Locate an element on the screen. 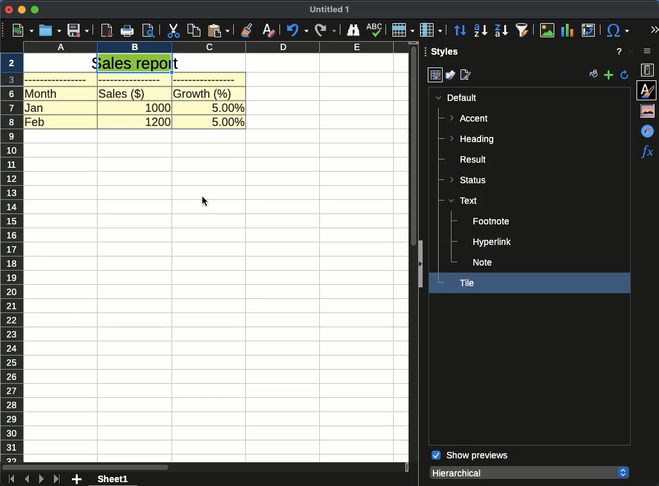  minimize is located at coordinates (21, 10).